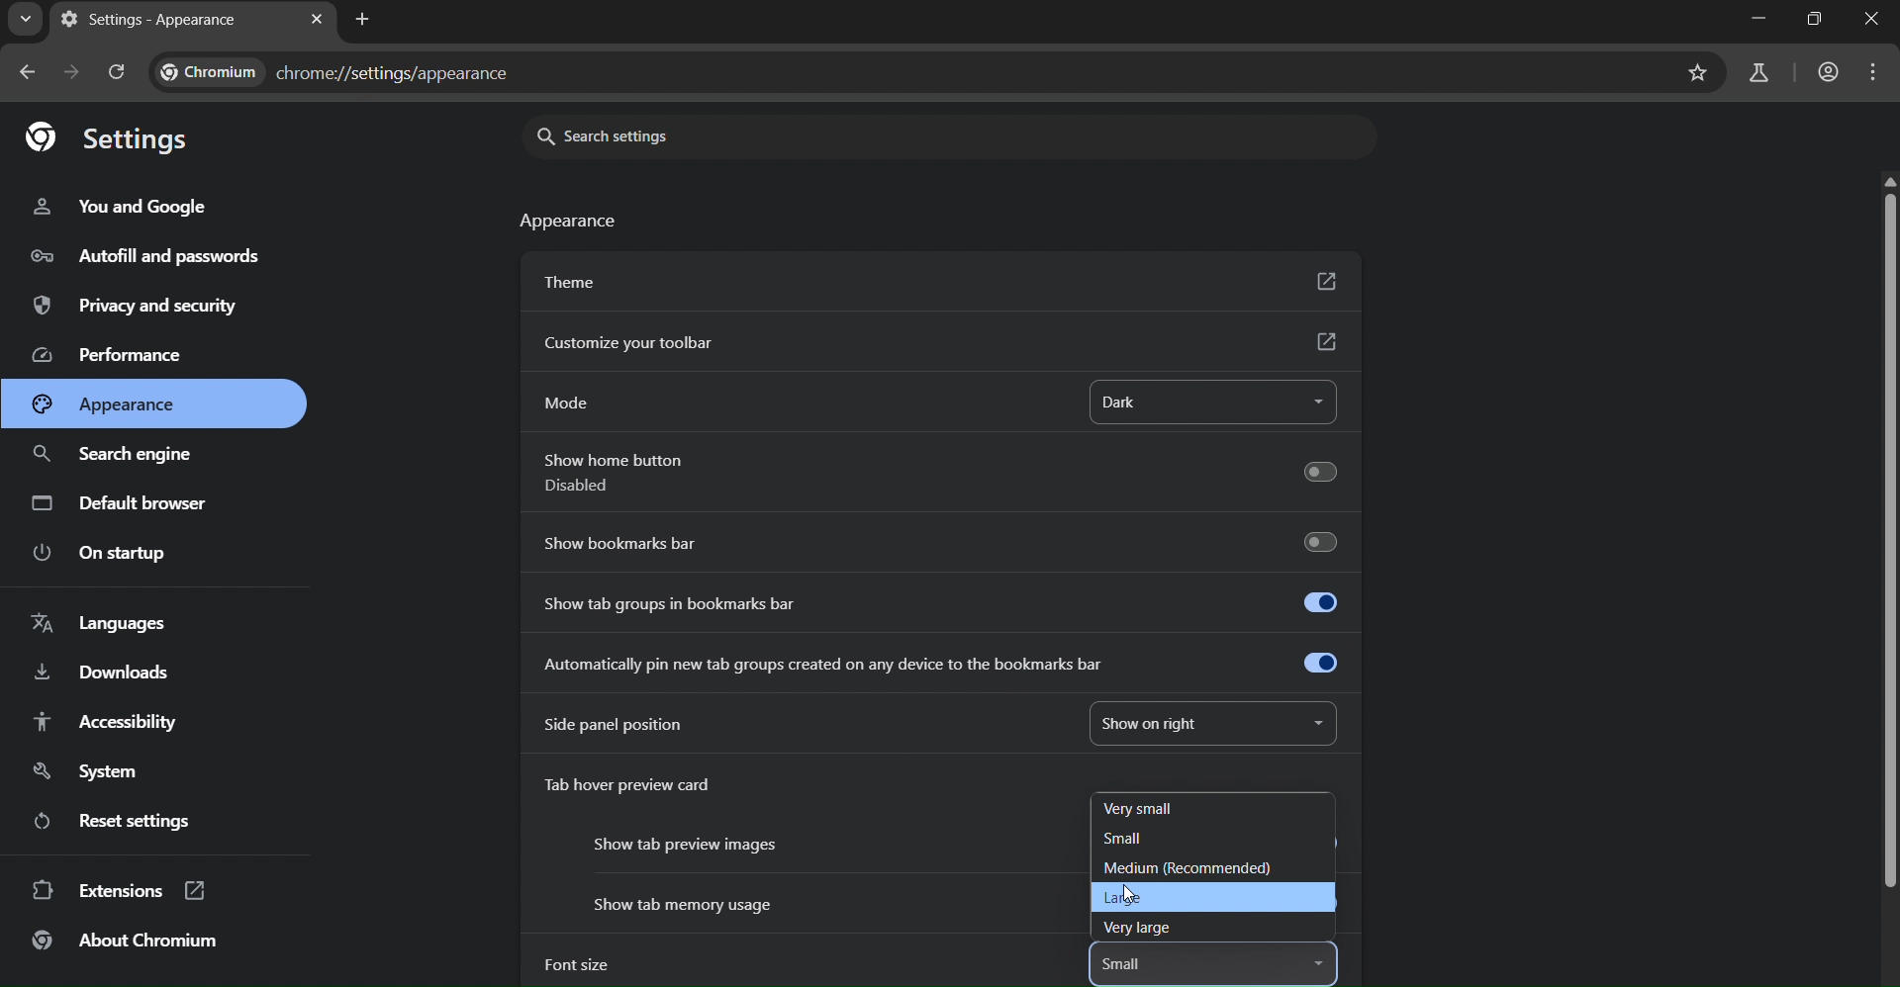  I want to click on scrollbar, so click(1884, 536).